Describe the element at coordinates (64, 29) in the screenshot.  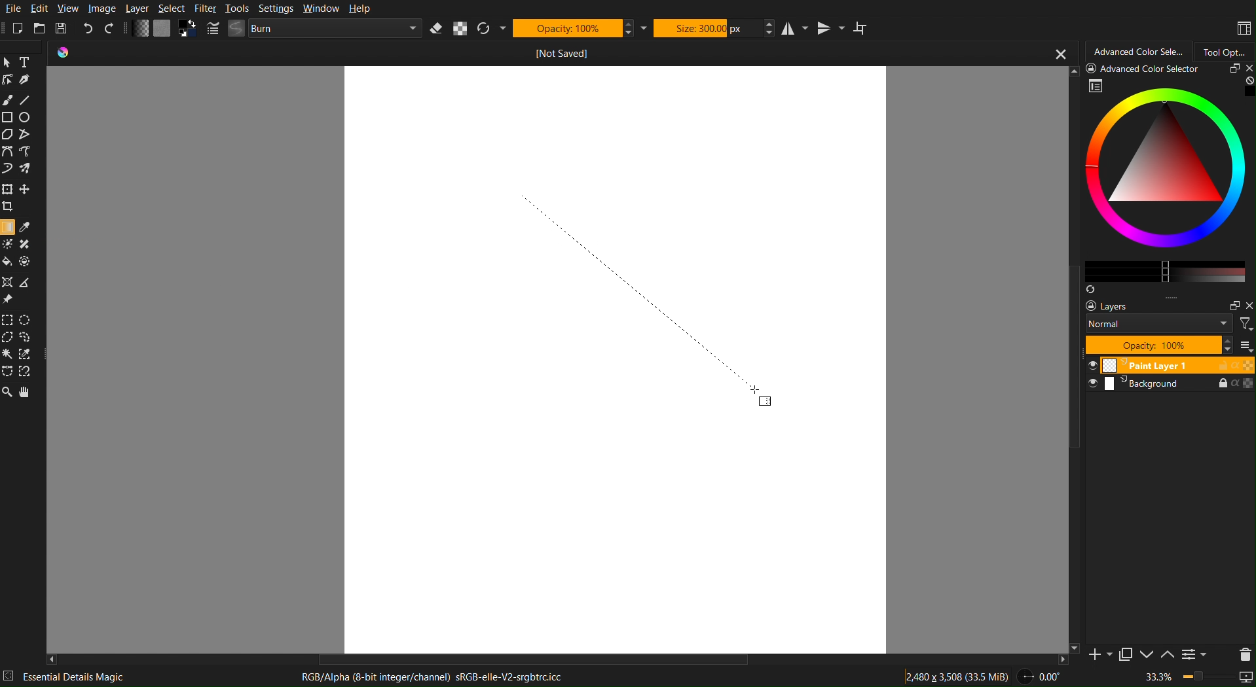
I see `Save` at that location.